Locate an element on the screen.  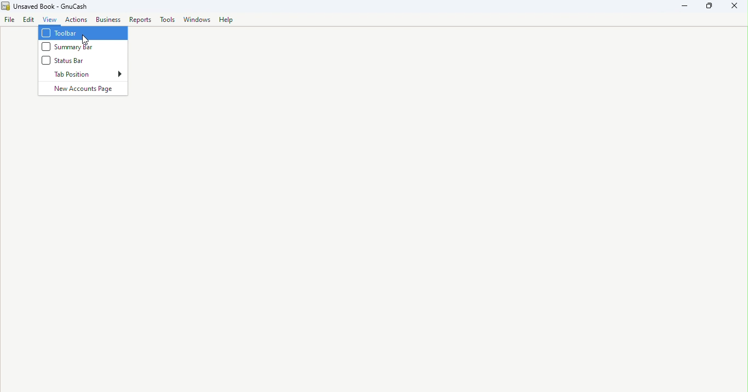
Cursor is located at coordinates (85, 42).